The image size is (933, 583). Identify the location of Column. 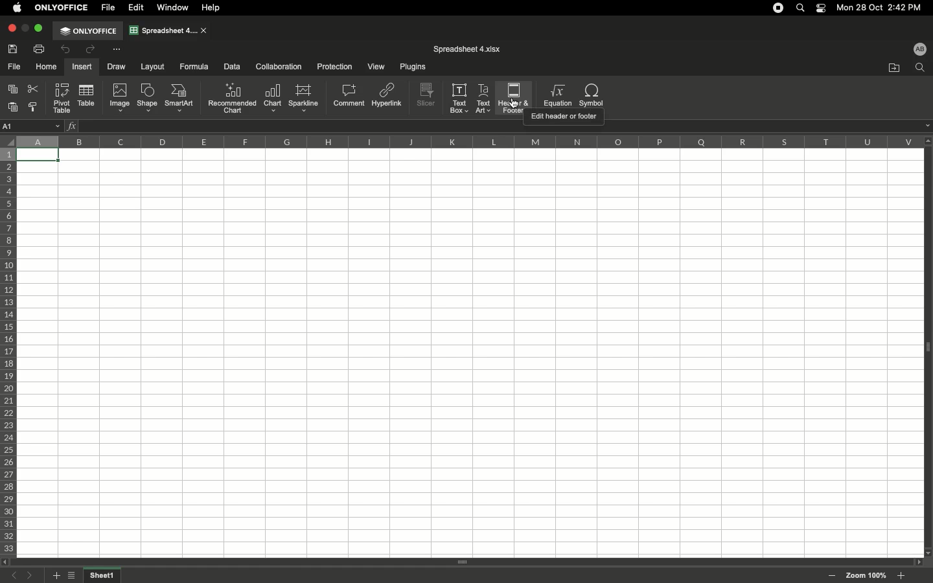
(466, 141).